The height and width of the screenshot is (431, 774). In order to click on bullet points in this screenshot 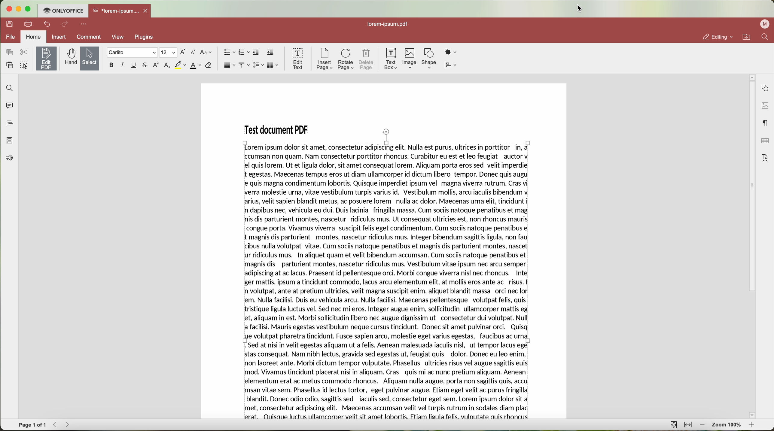, I will do `click(229, 52)`.